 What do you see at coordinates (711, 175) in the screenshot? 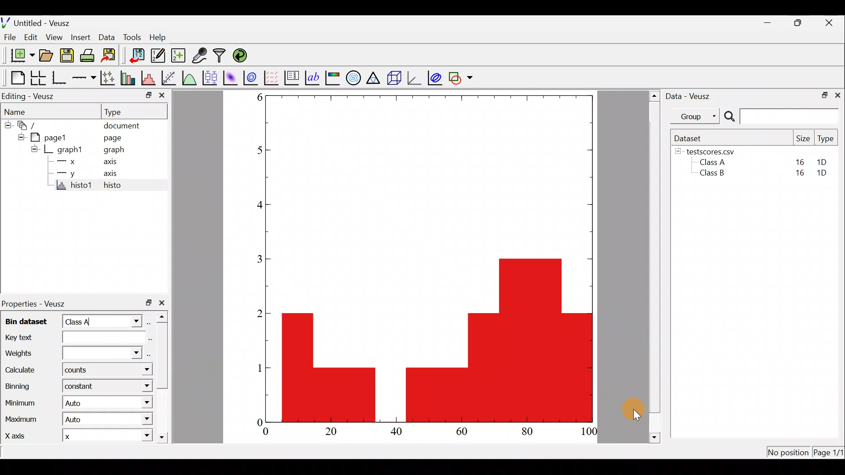
I see `Class B` at bounding box center [711, 175].